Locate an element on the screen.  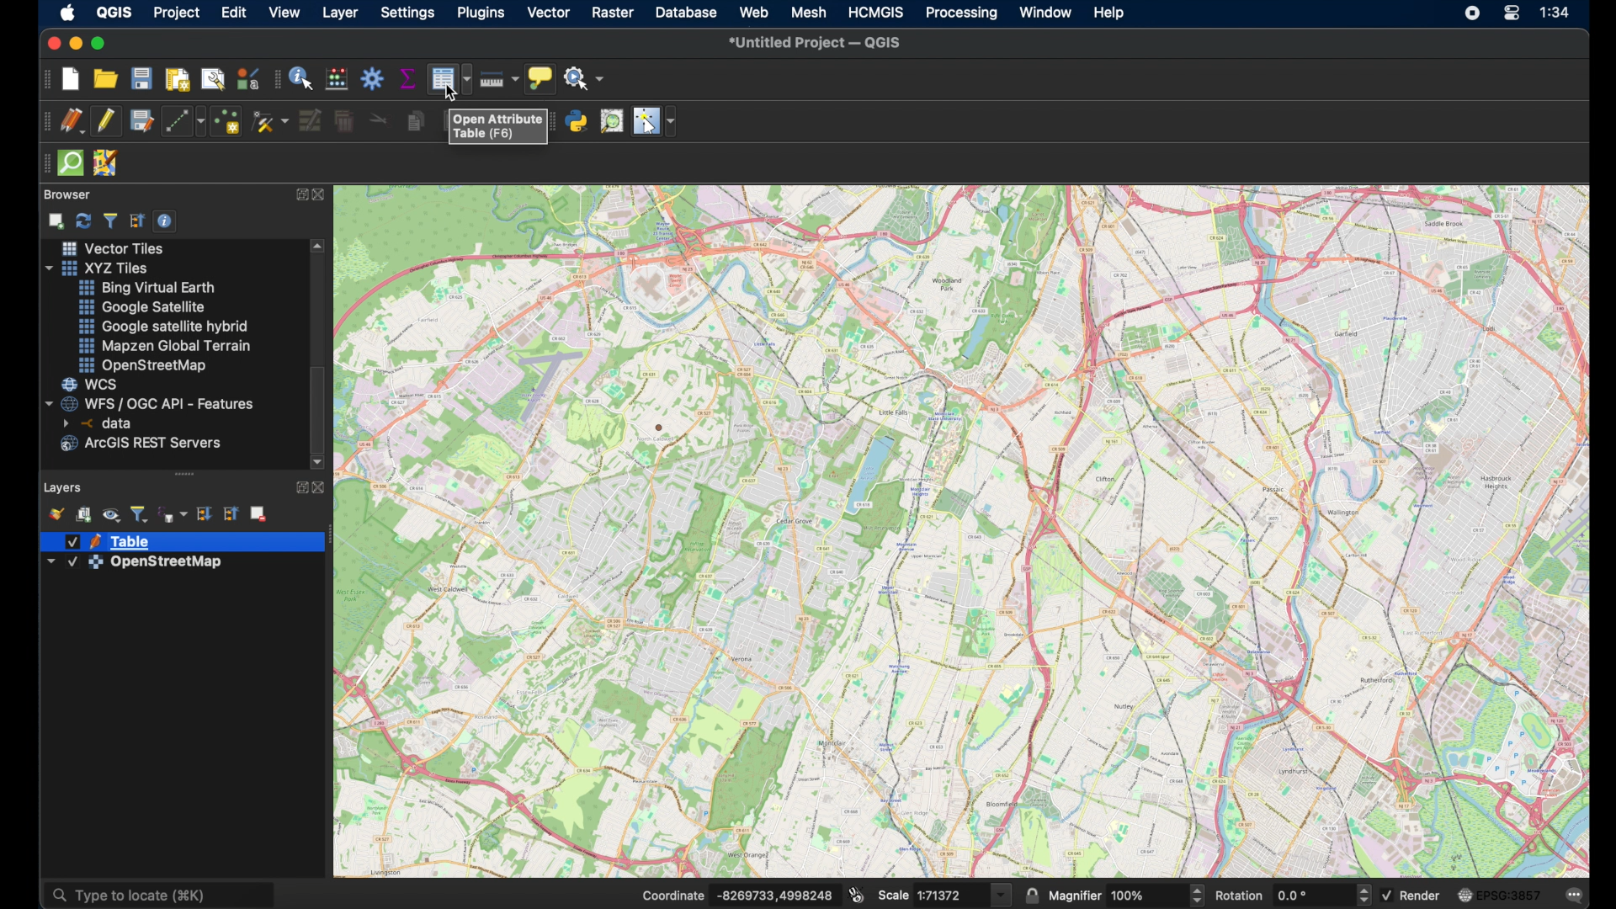
drag handle is located at coordinates (42, 166).